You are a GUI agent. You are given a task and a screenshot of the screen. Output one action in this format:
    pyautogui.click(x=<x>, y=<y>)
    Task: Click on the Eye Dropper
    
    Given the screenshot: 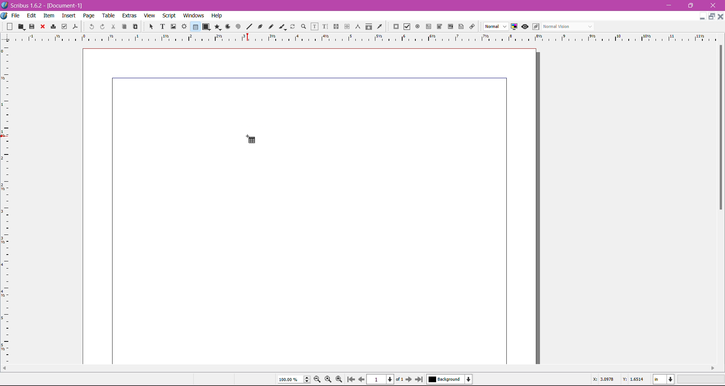 What is the action you would take?
    pyautogui.click(x=379, y=26)
    